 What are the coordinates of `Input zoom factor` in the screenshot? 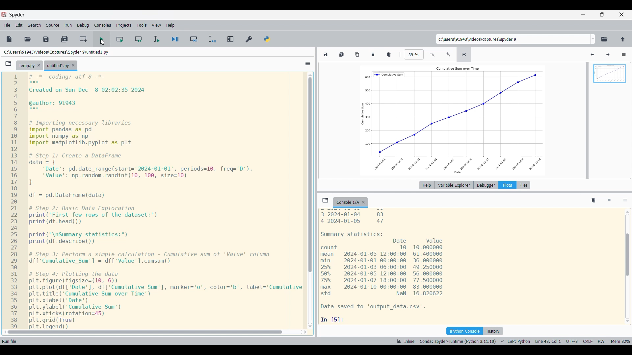 It's located at (414, 54).